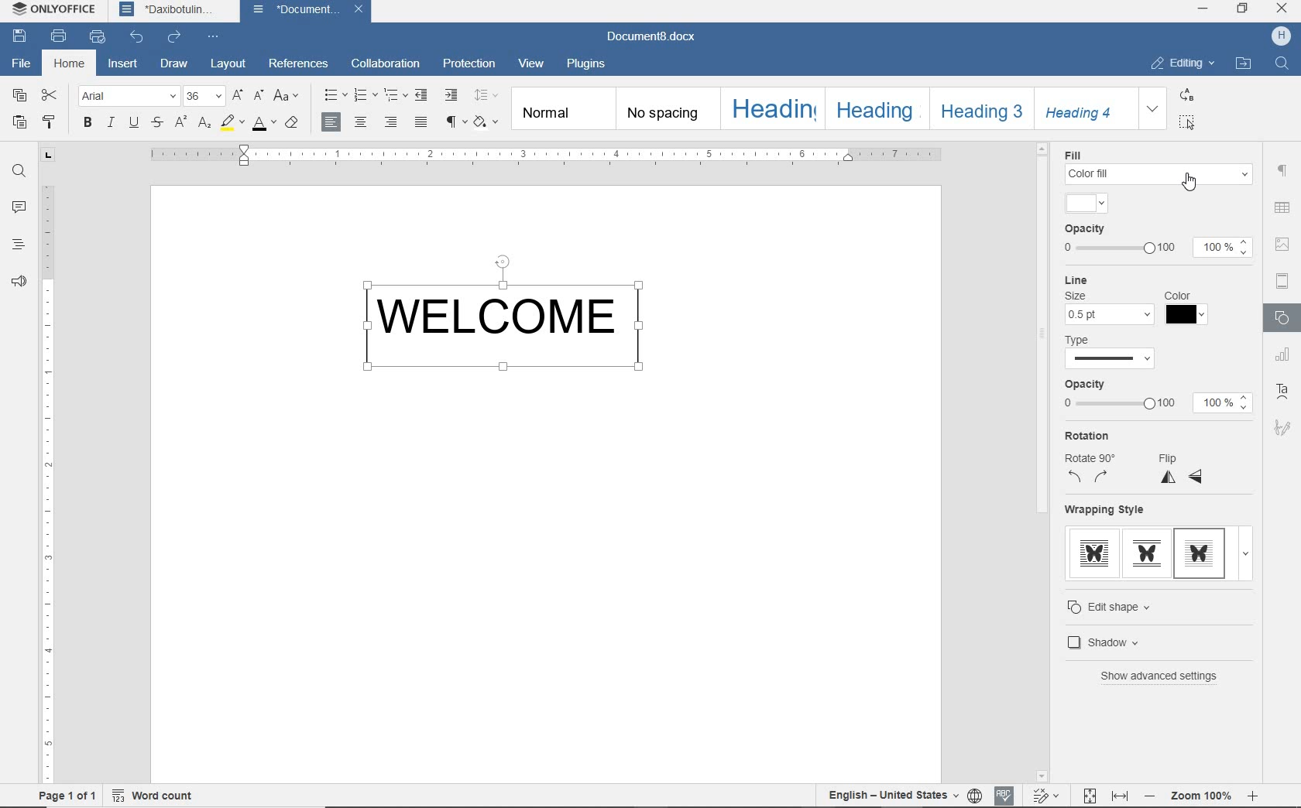  I want to click on welcome, so click(511, 319).